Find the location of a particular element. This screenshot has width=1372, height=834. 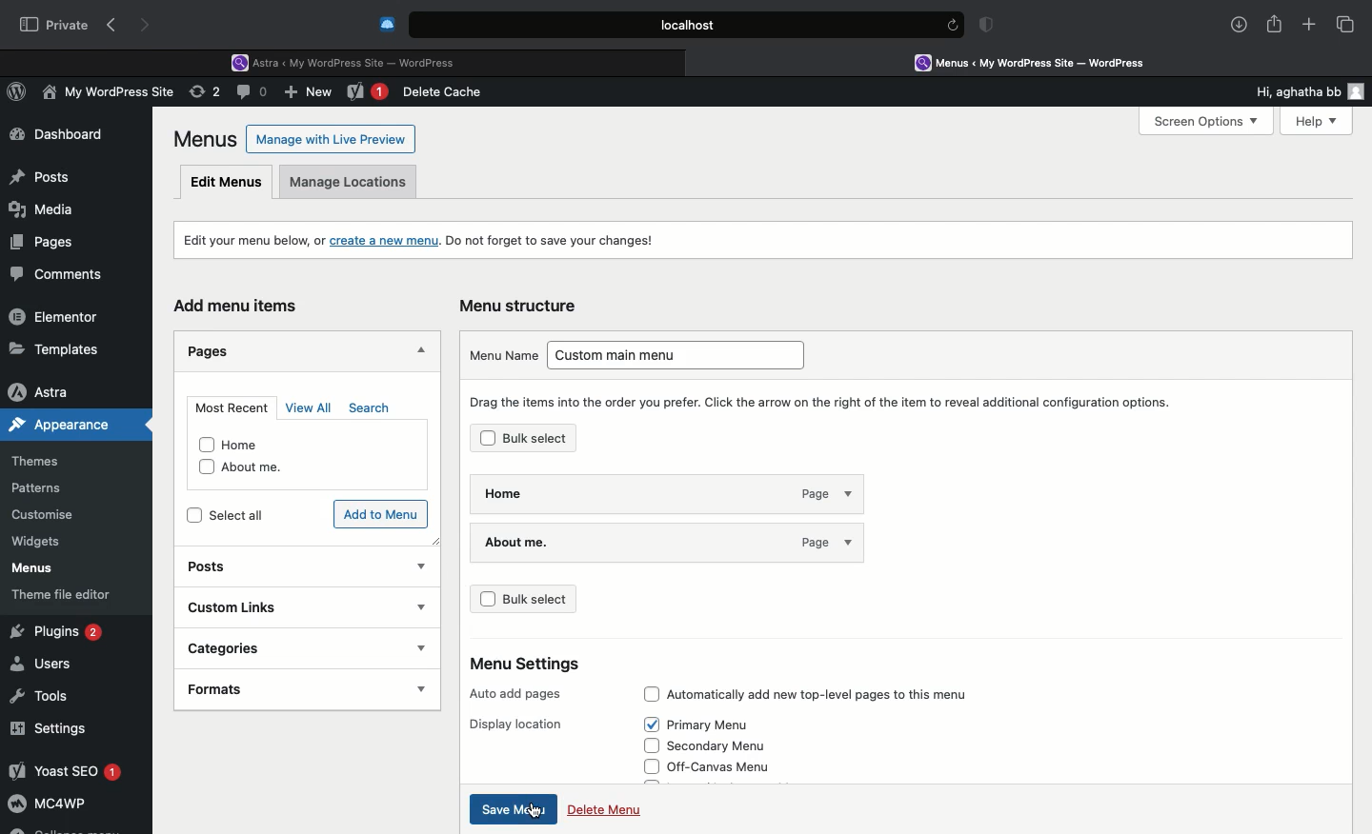

Edit menus is located at coordinates (228, 181).